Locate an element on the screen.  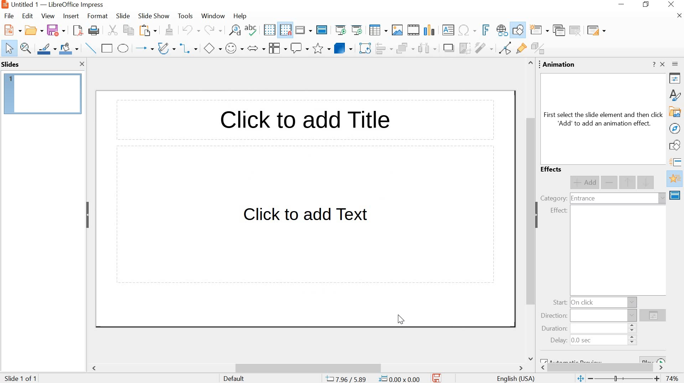
move down is located at coordinates (647, 182).